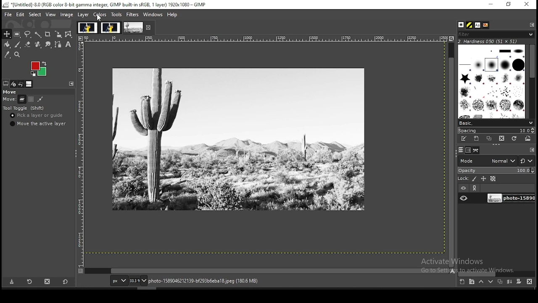  I want to click on layer, so click(510, 199).